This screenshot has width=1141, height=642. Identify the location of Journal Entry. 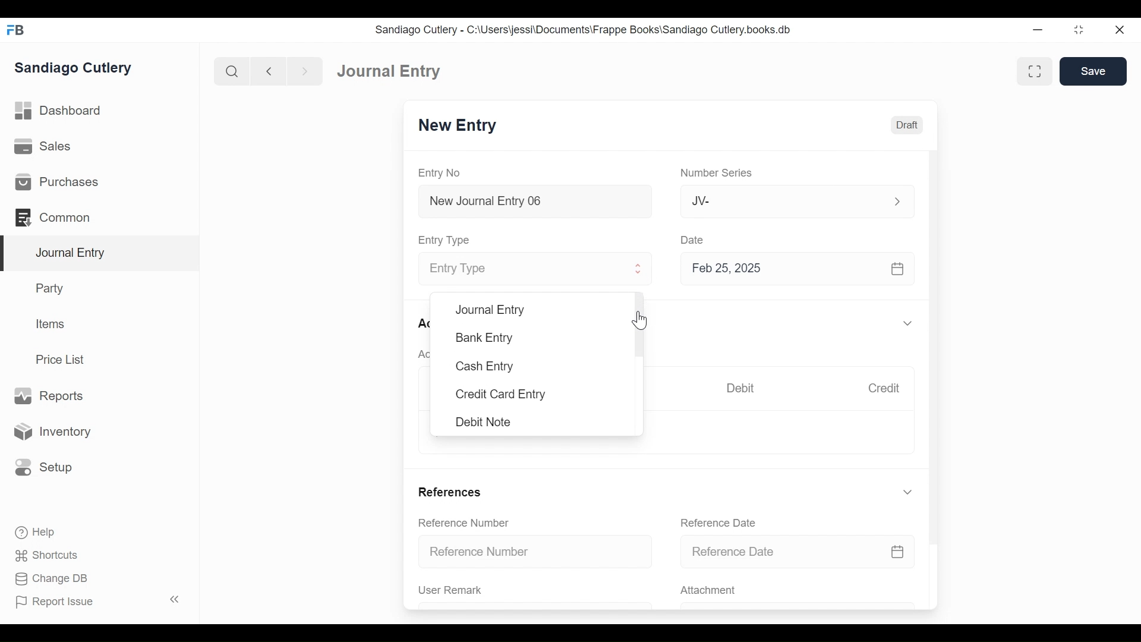
(490, 310).